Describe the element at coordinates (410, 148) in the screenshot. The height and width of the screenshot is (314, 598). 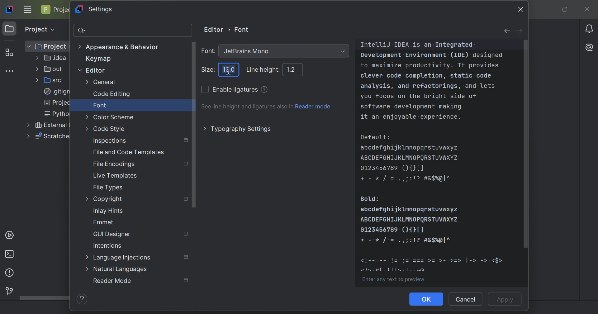
I see `abcdefghijklmnopqrstuvwxyz` at that location.